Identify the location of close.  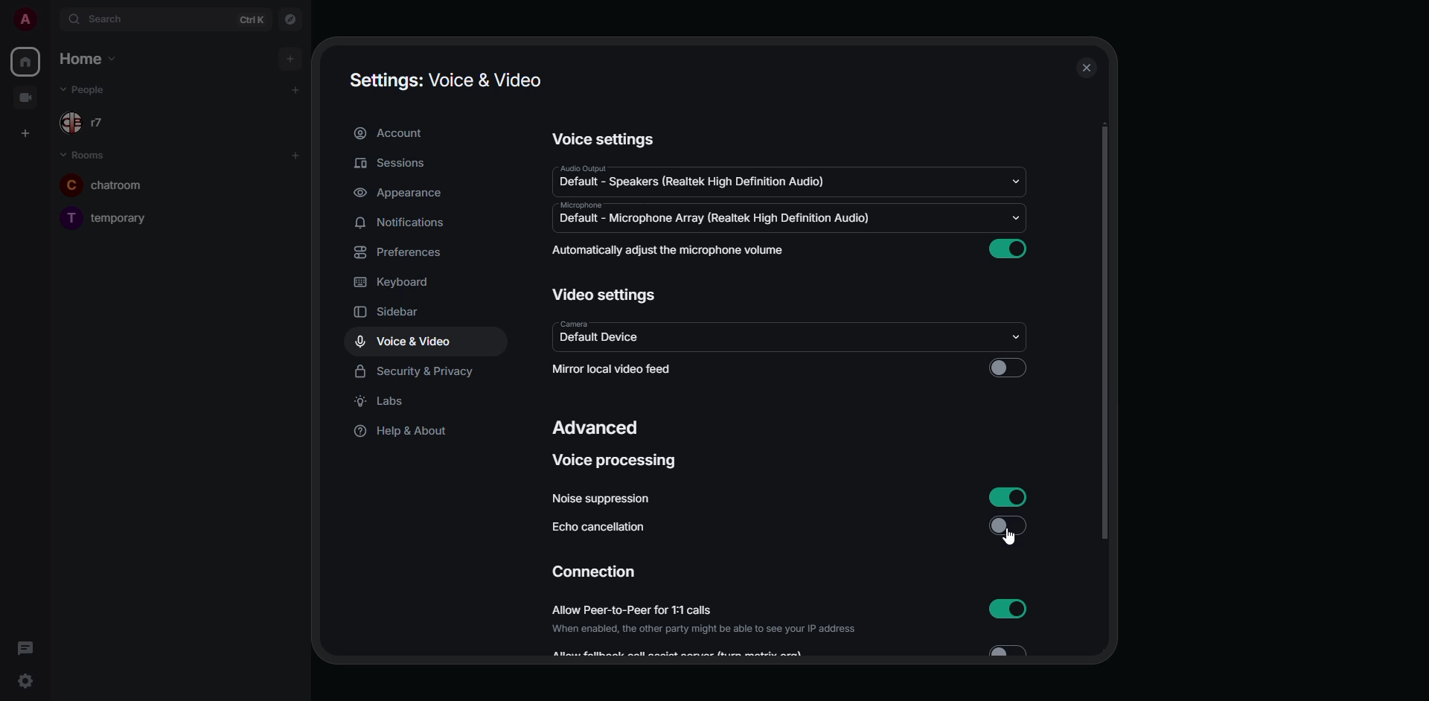
(1086, 68).